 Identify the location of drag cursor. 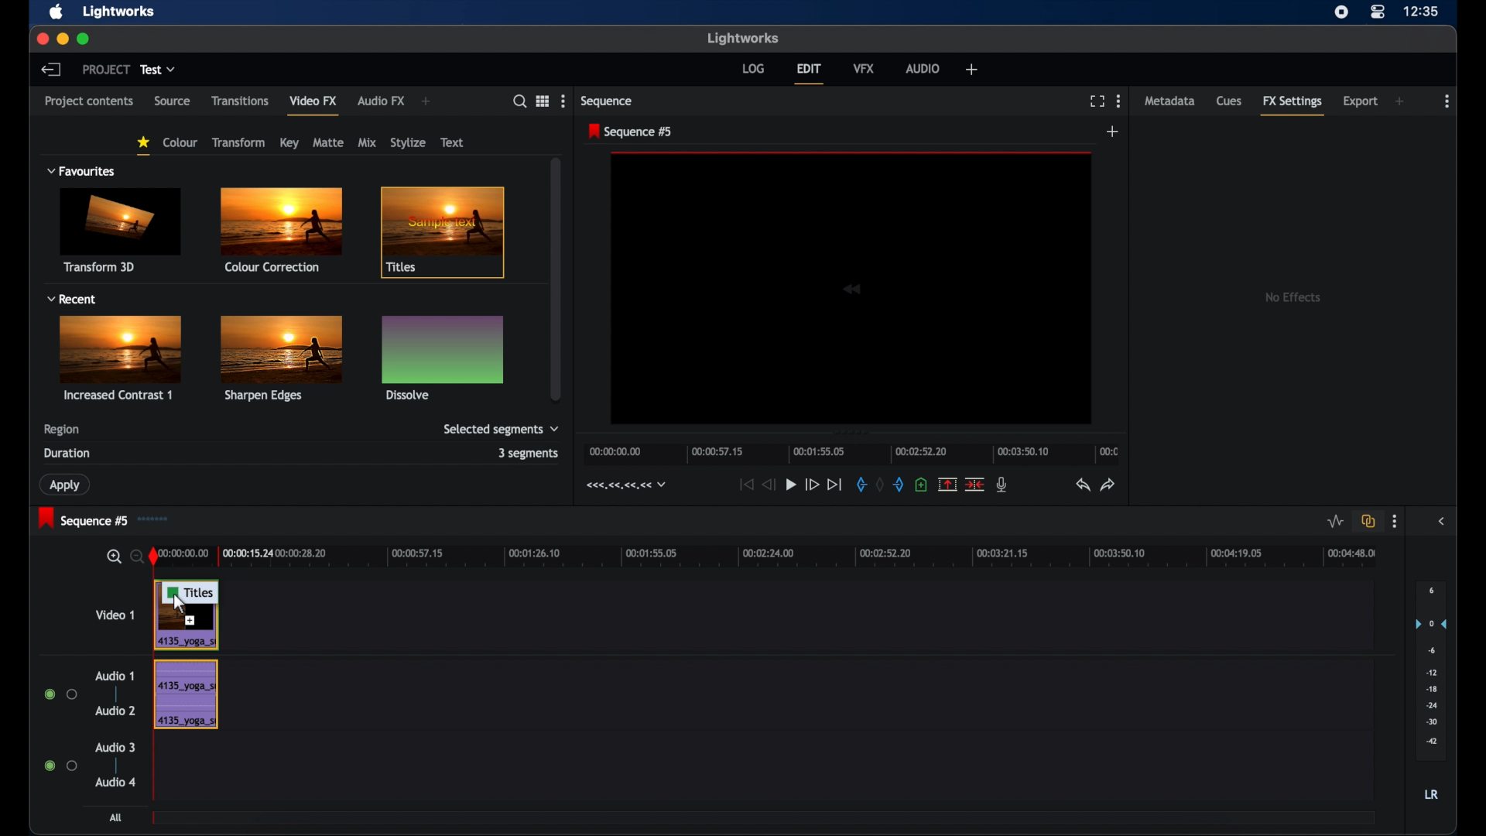
(190, 592).